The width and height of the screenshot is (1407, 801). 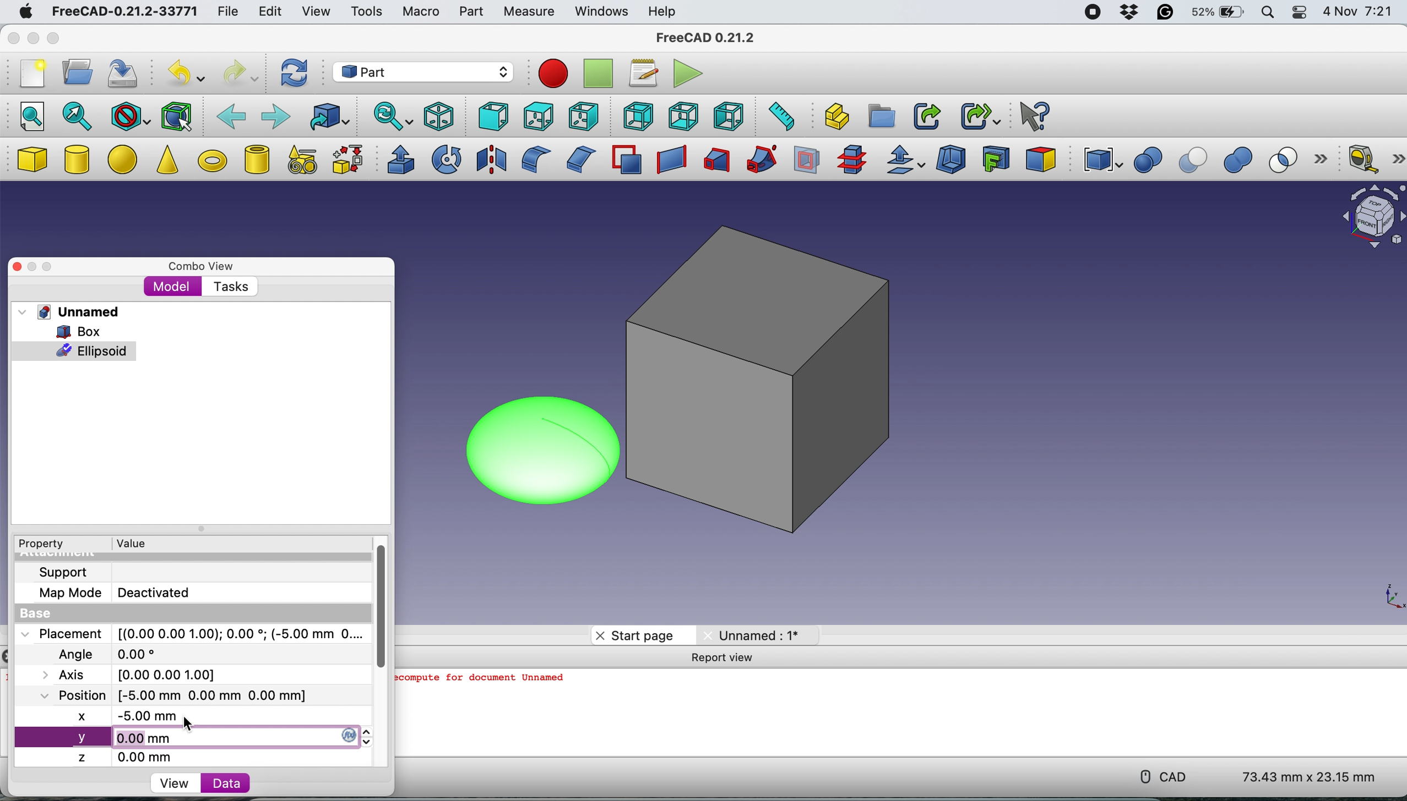 What do you see at coordinates (31, 614) in the screenshot?
I see `base` at bounding box center [31, 614].